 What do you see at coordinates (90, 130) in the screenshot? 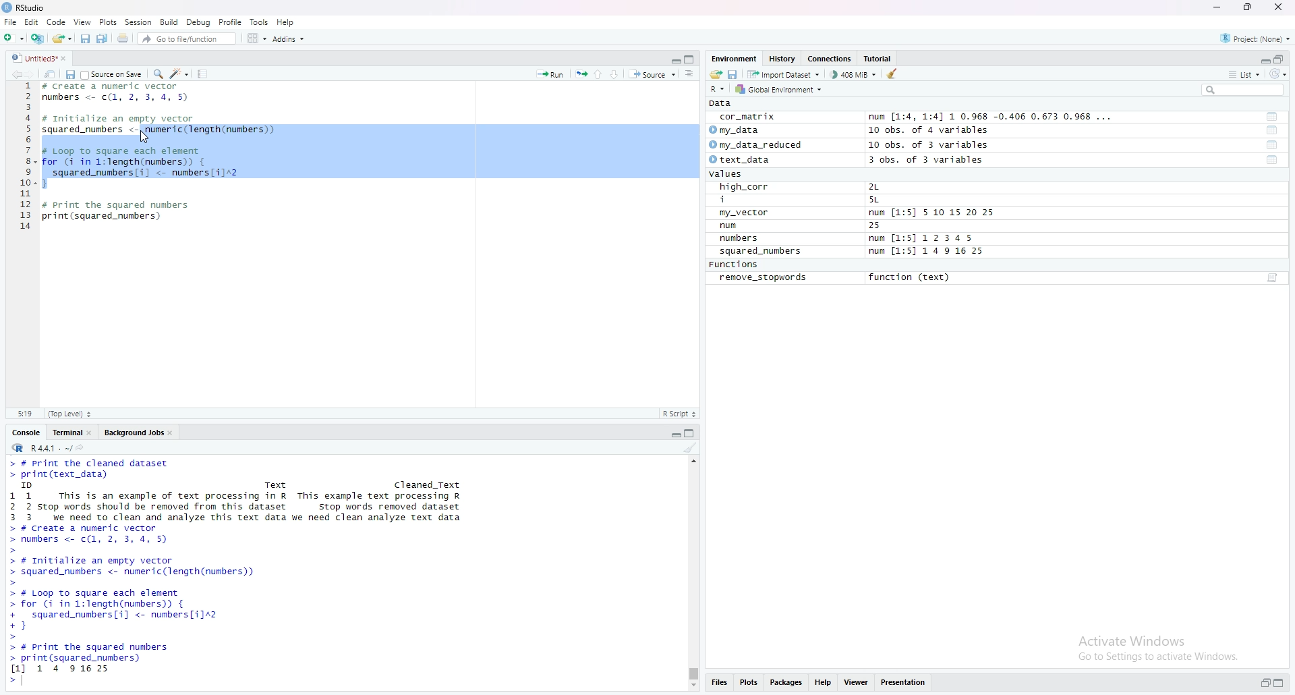
I see `squared_numbers <-` at bounding box center [90, 130].